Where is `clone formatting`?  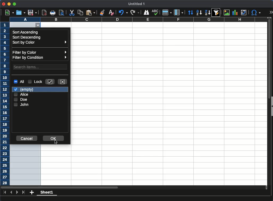 clone formatting is located at coordinates (103, 12).